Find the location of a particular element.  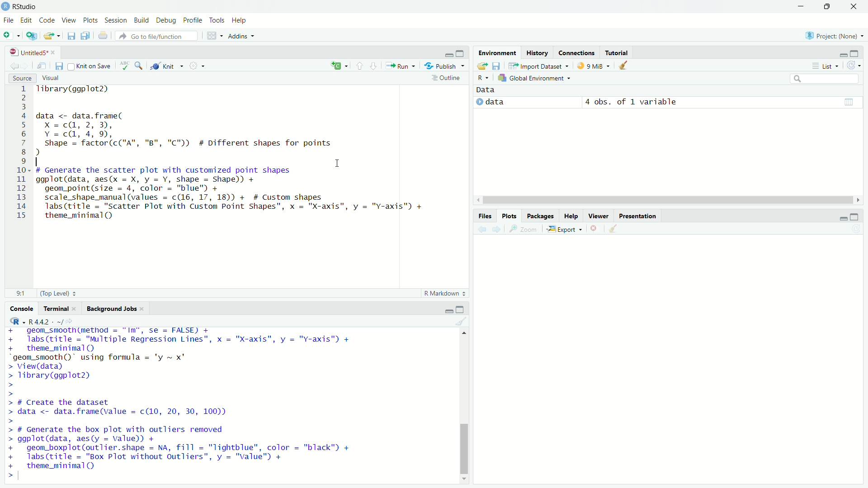

Code is located at coordinates (46, 19).